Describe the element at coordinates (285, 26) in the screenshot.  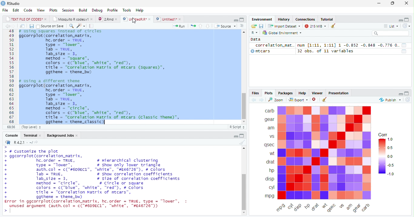
I see `imoort Dataset ~` at that location.